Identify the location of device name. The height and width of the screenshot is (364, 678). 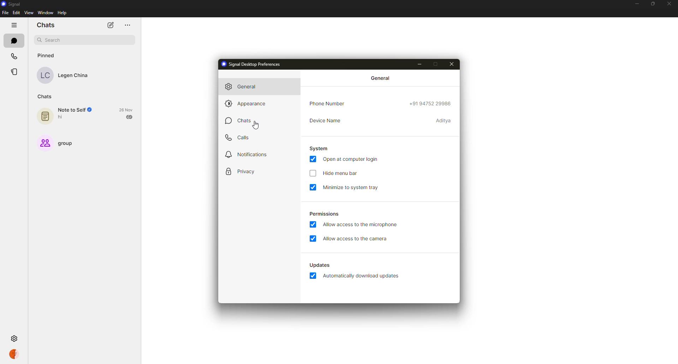
(444, 121).